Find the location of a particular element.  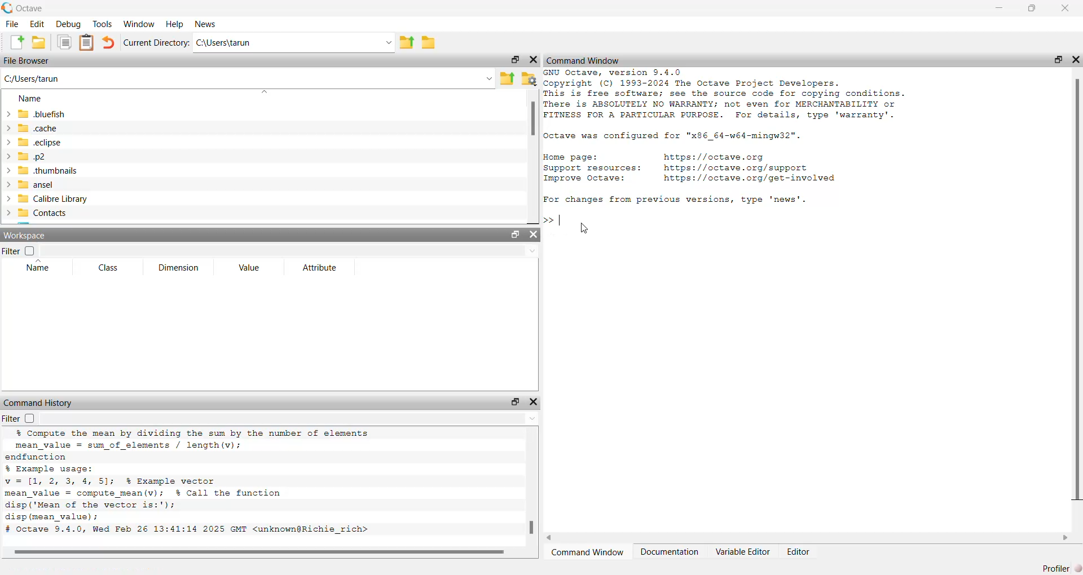

File Browser is located at coordinates (27, 61).